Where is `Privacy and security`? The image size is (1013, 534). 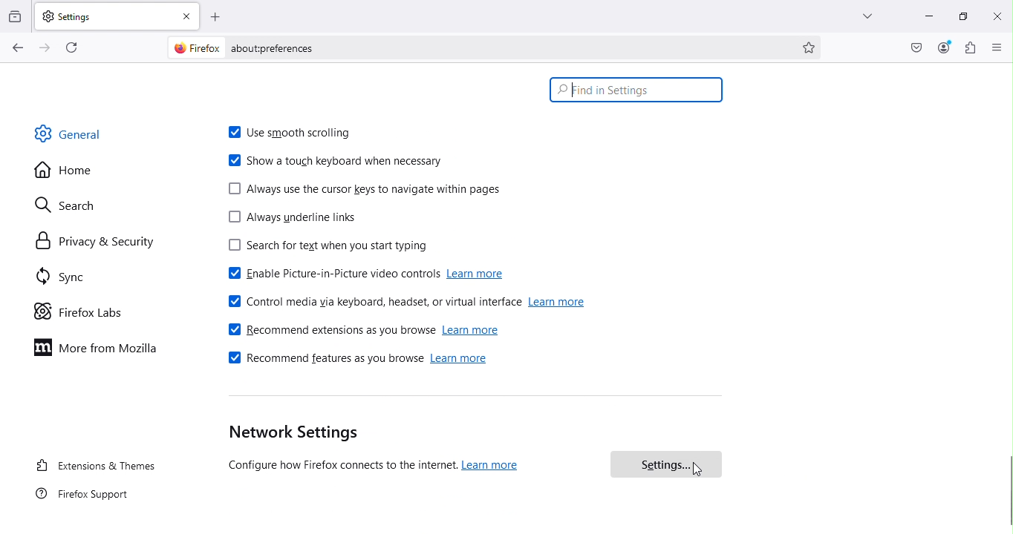 Privacy and security is located at coordinates (94, 241).